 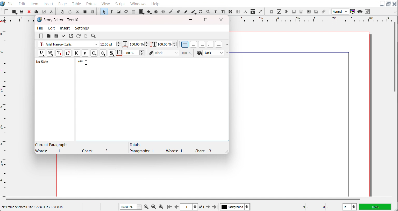 I want to click on Shape, so click(x=141, y=11).